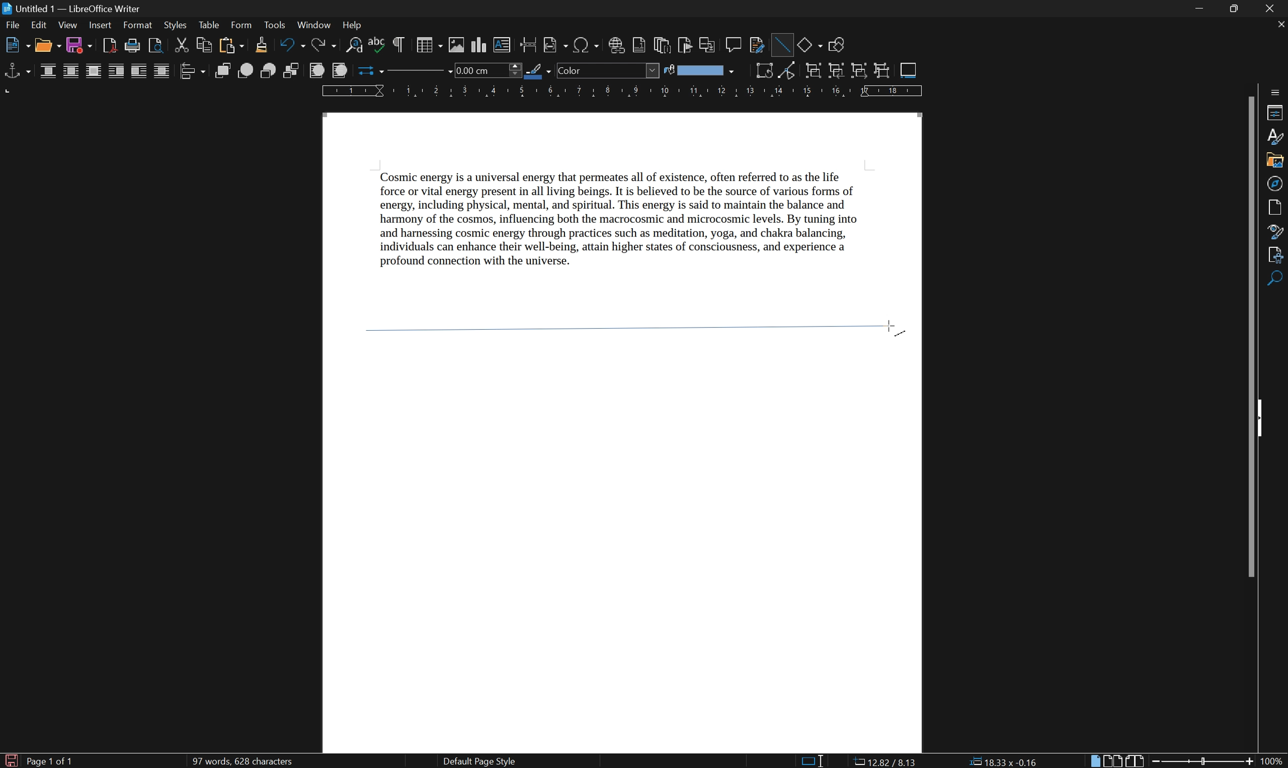 The image size is (1288, 768). Describe the element at coordinates (16, 71) in the screenshot. I see `select anchor for object` at that location.